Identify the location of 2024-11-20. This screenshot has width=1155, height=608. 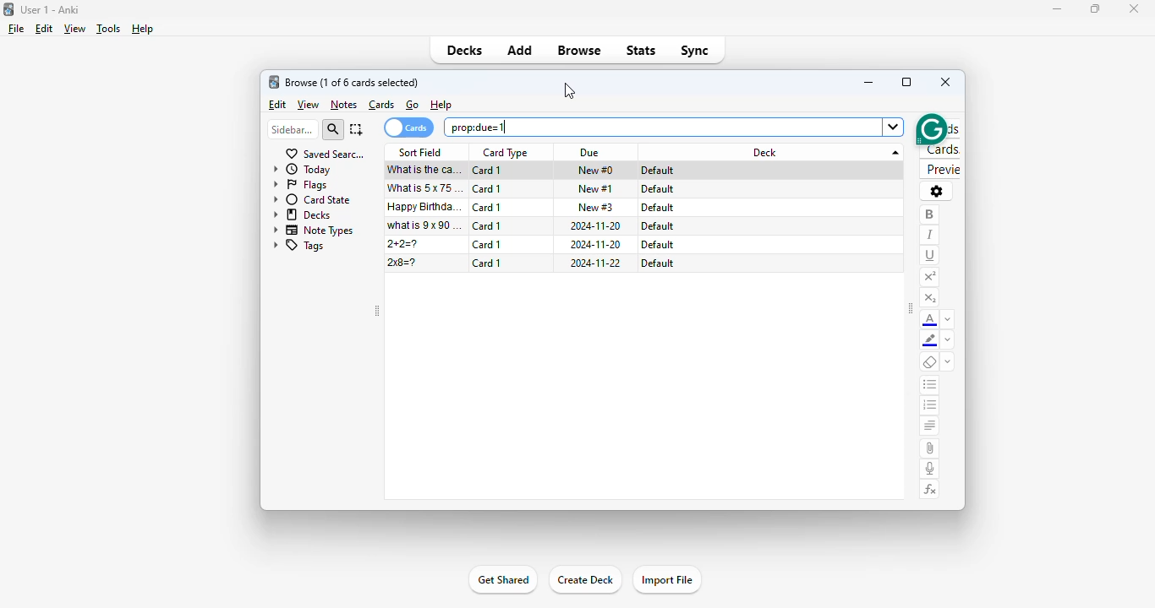
(596, 245).